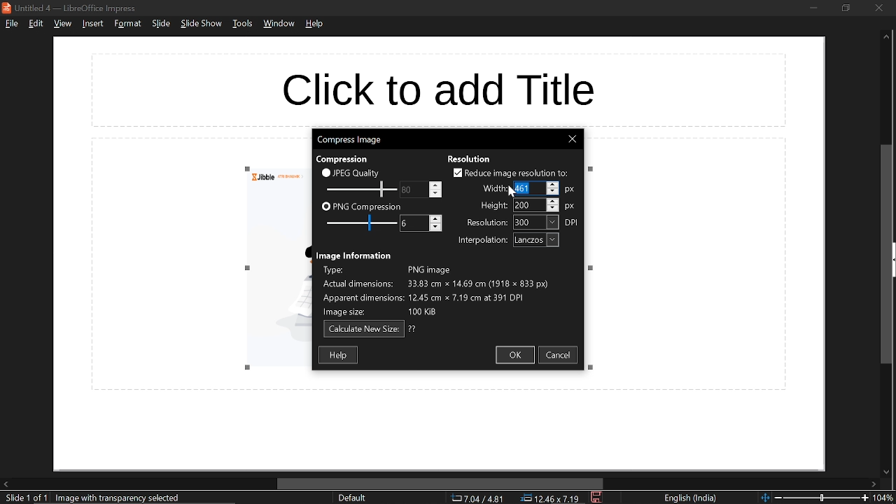 This screenshot has height=504, width=896. Describe the element at coordinates (470, 157) in the screenshot. I see `text` at that location.